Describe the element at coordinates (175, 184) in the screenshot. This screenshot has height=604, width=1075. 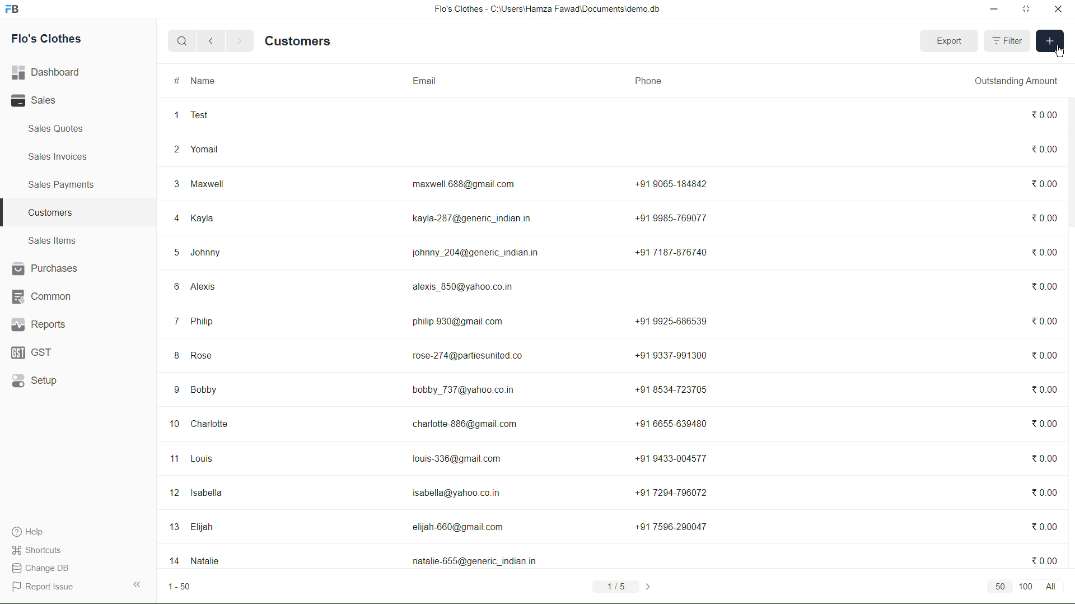
I see `3` at that location.